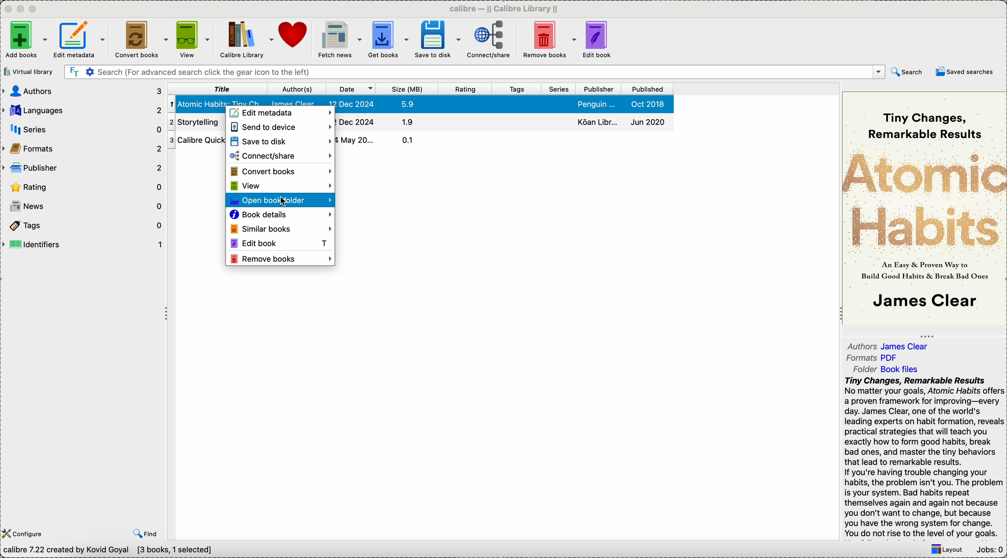  I want to click on details, so click(504, 104).